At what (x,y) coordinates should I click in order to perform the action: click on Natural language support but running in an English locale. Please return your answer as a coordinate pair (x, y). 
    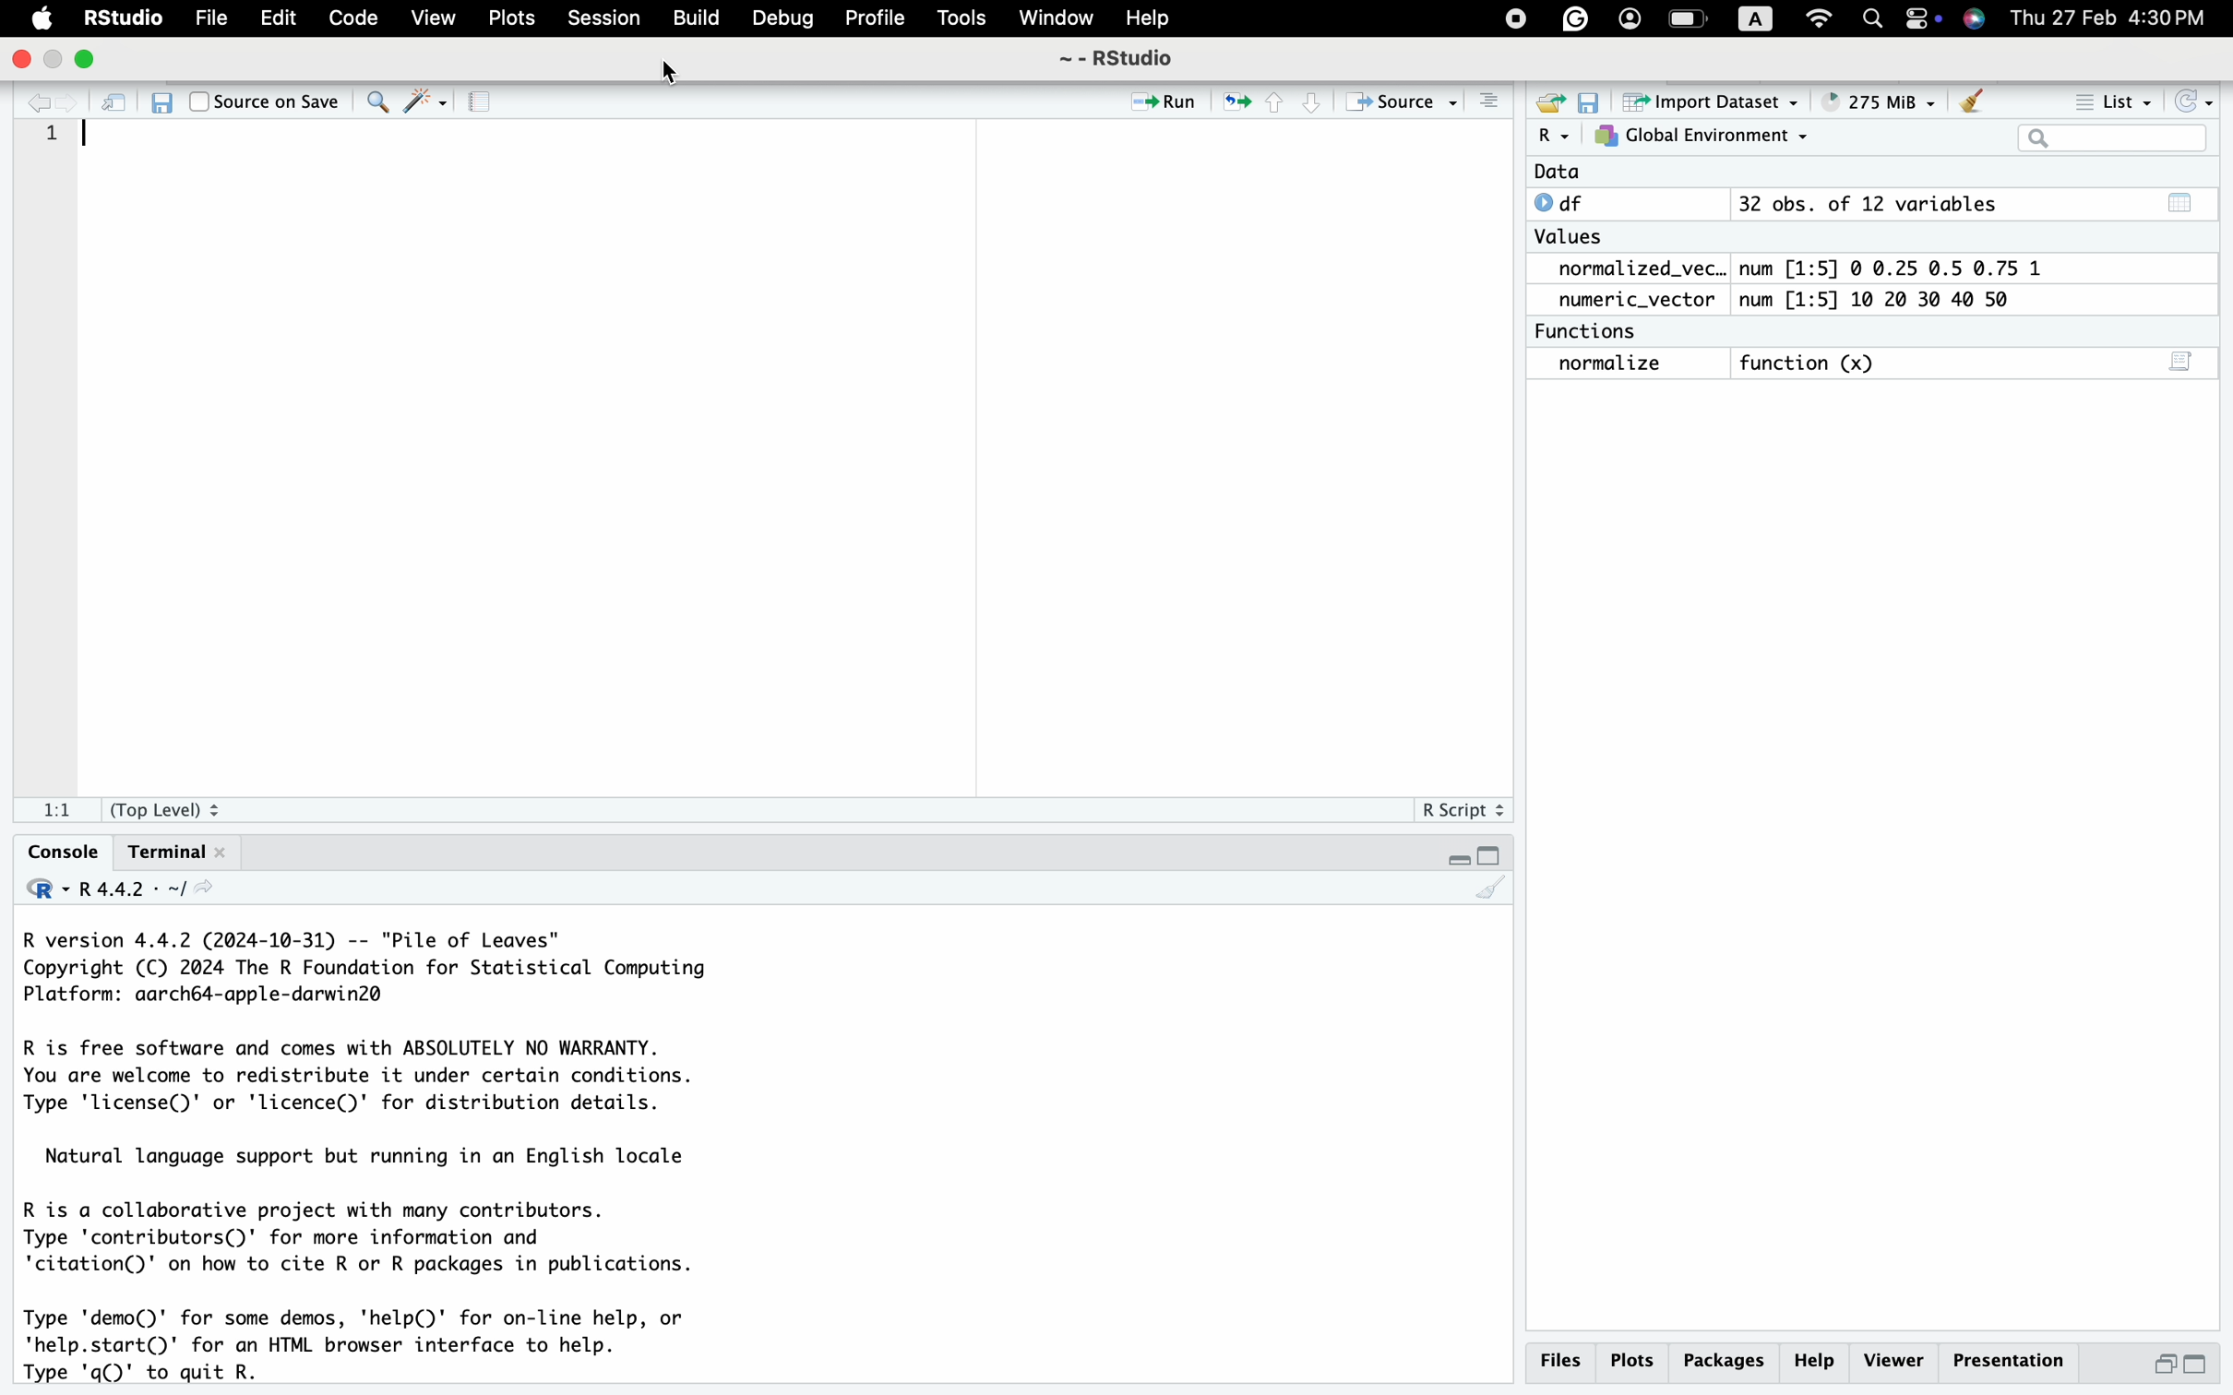
    Looking at the image, I should click on (381, 1158).